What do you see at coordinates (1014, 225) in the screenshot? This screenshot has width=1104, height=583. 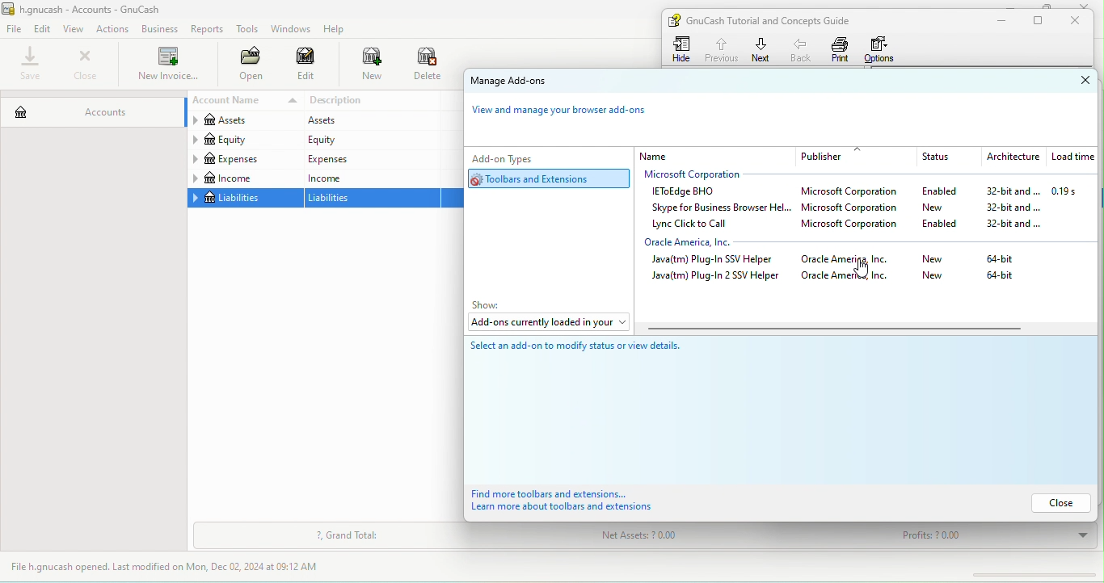 I see `32 bit and` at bounding box center [1014, 225].